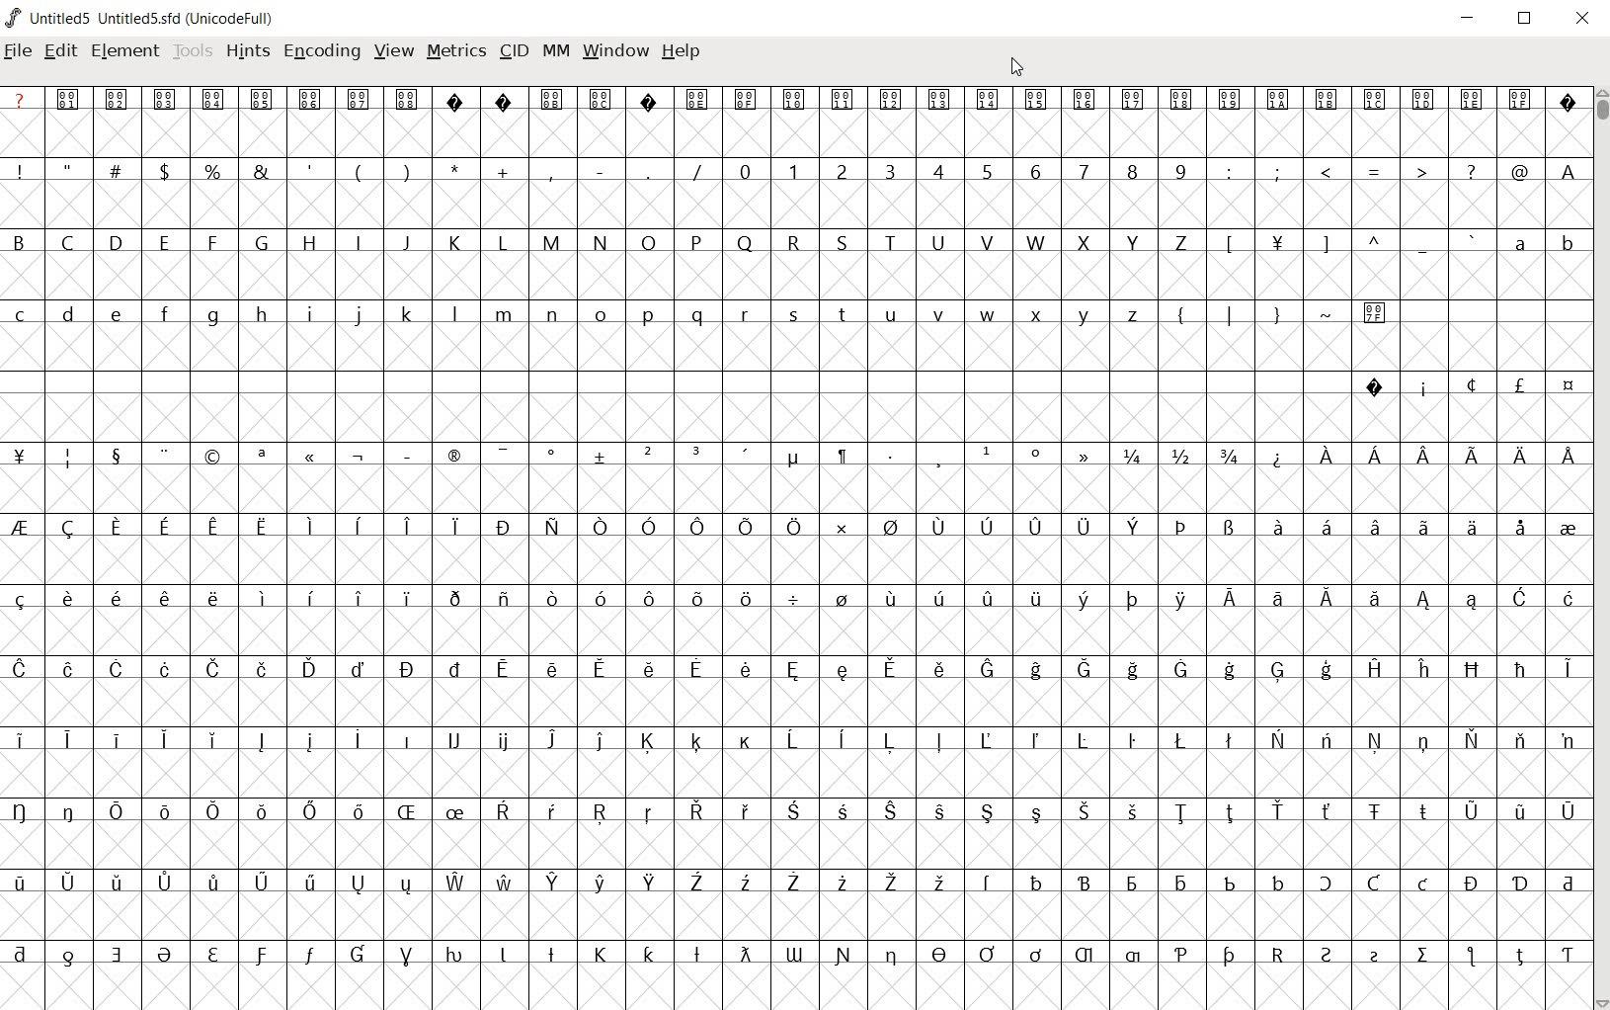 This screenshot has width=1610, height=1010. I want to click on Symbol, so click(71, 99).